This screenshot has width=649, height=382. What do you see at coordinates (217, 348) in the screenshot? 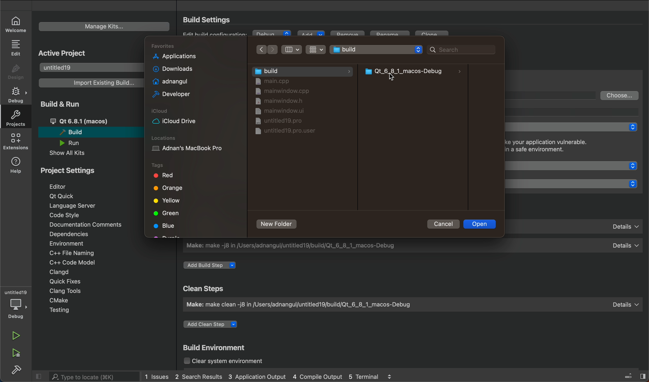
I see `build environment ` at bounding box center [217, 348].